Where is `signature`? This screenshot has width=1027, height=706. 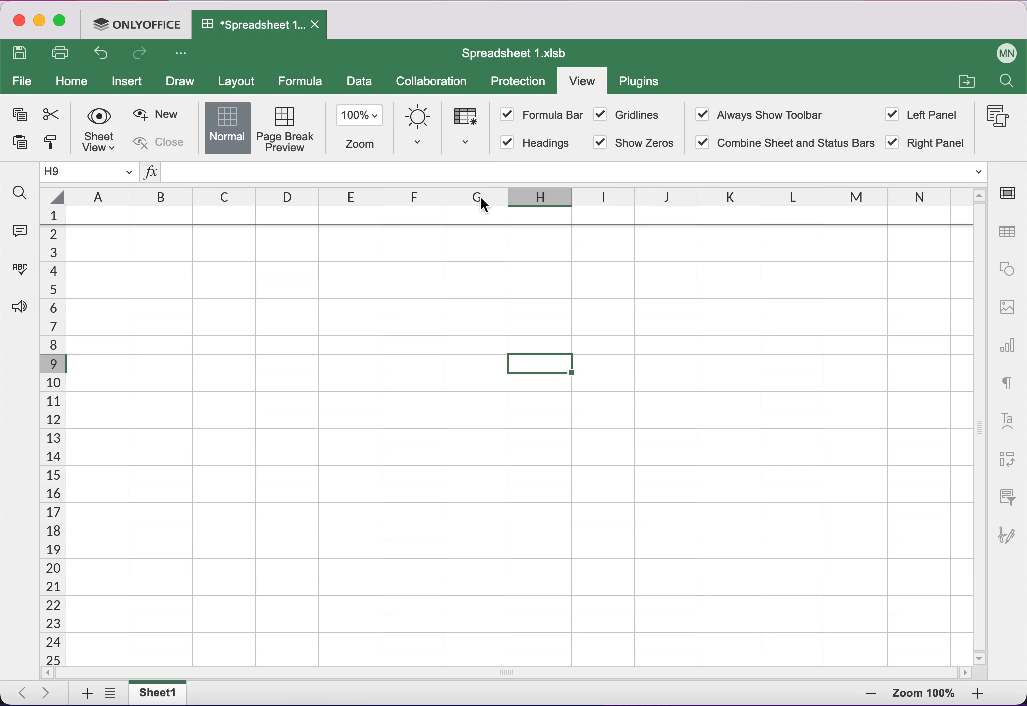
signature is located at coordinates (1010, 542).